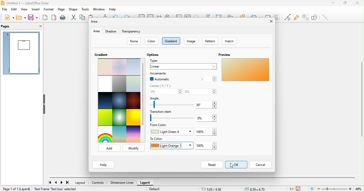 Image resolution: width=364 pixels, height=192 pixels. Describe the element at coordinates (271, 22) in the screenshot. I see `close` at that location.